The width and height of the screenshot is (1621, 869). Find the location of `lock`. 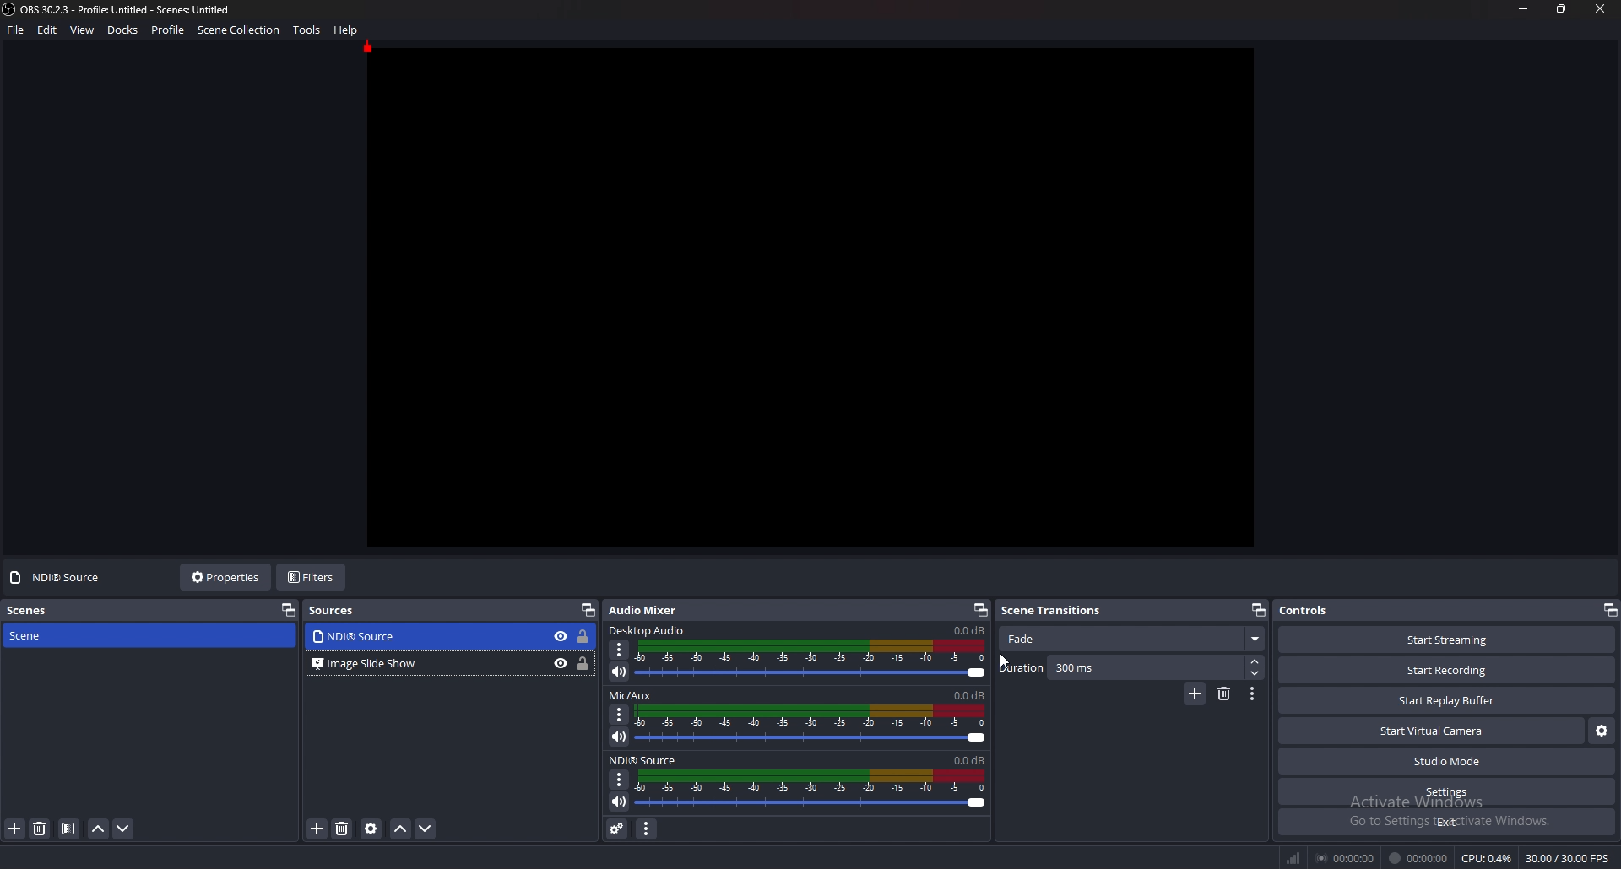

lock is located at coordinates (584, 638).